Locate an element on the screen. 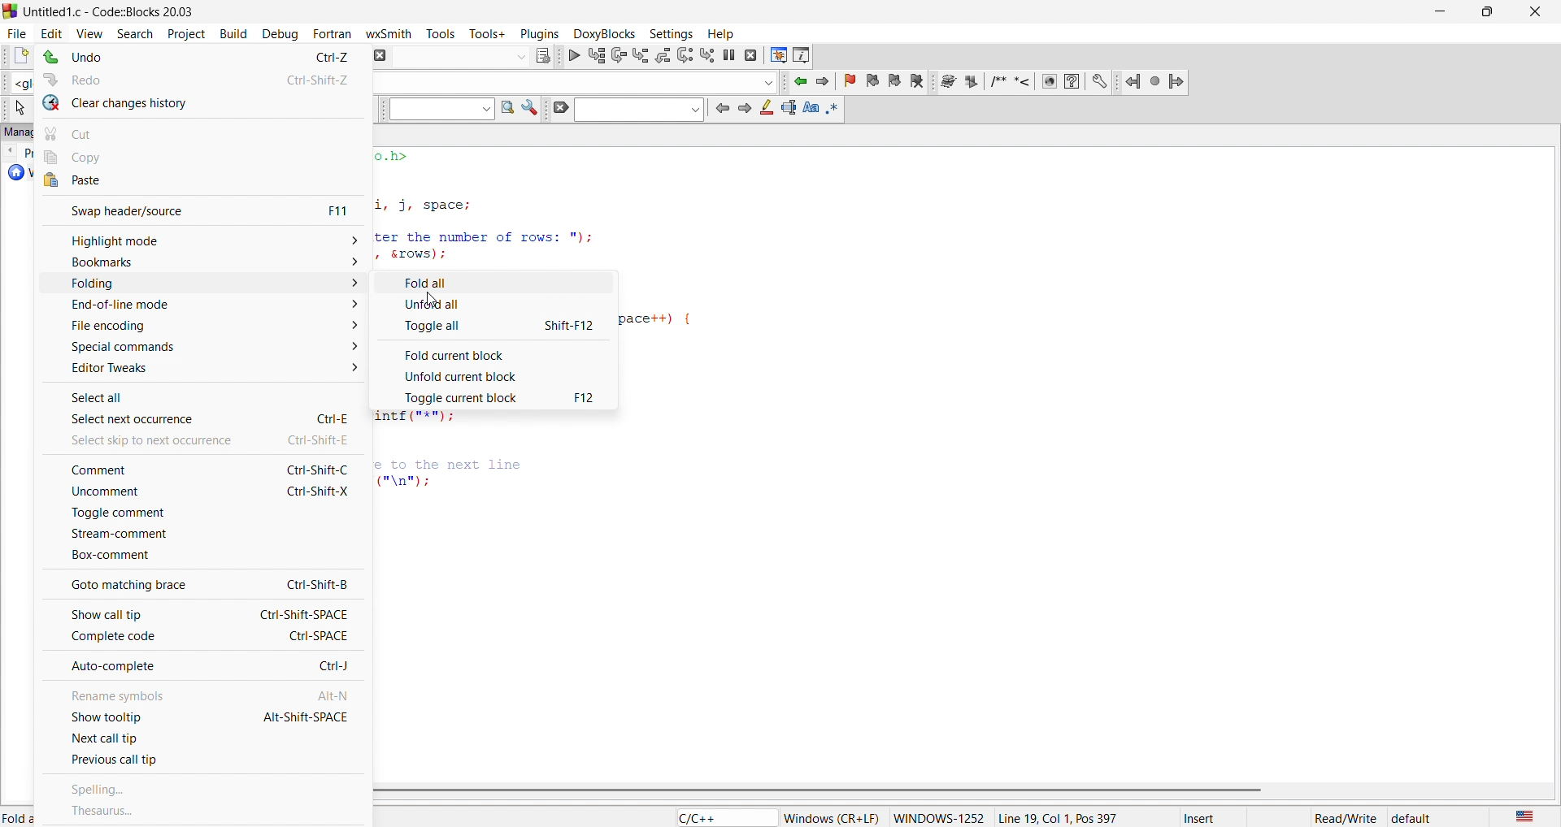 Image resolution: width=1561 pixels, height=827 pixels. unfold all is located at coordinates (494, 304).